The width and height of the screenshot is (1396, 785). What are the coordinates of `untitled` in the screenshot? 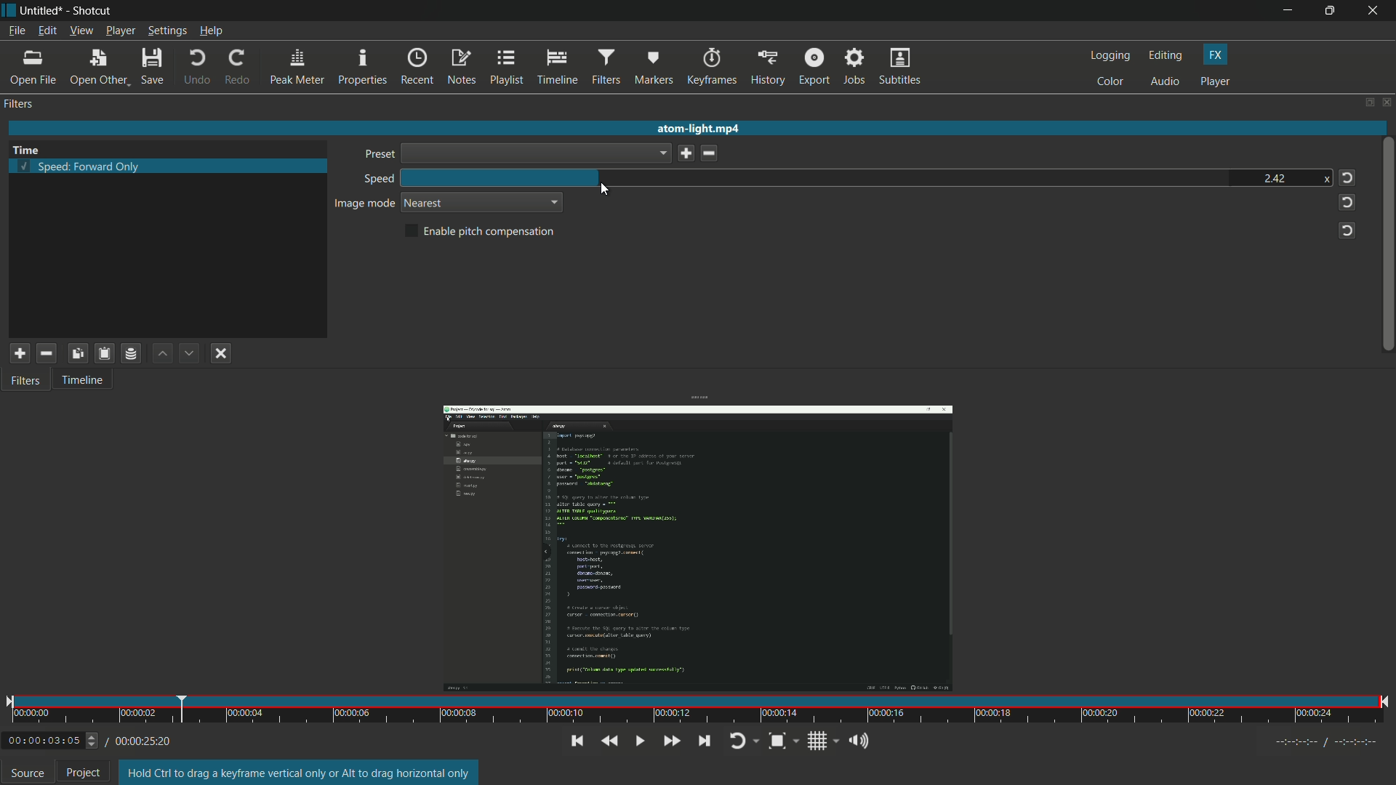 It's located at (42, 9).